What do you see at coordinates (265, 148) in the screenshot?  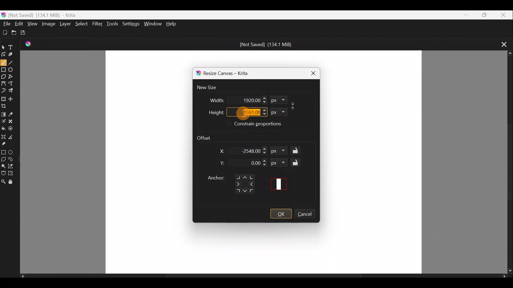 I see `Increase X dimension` at bounding box center [265, 148].